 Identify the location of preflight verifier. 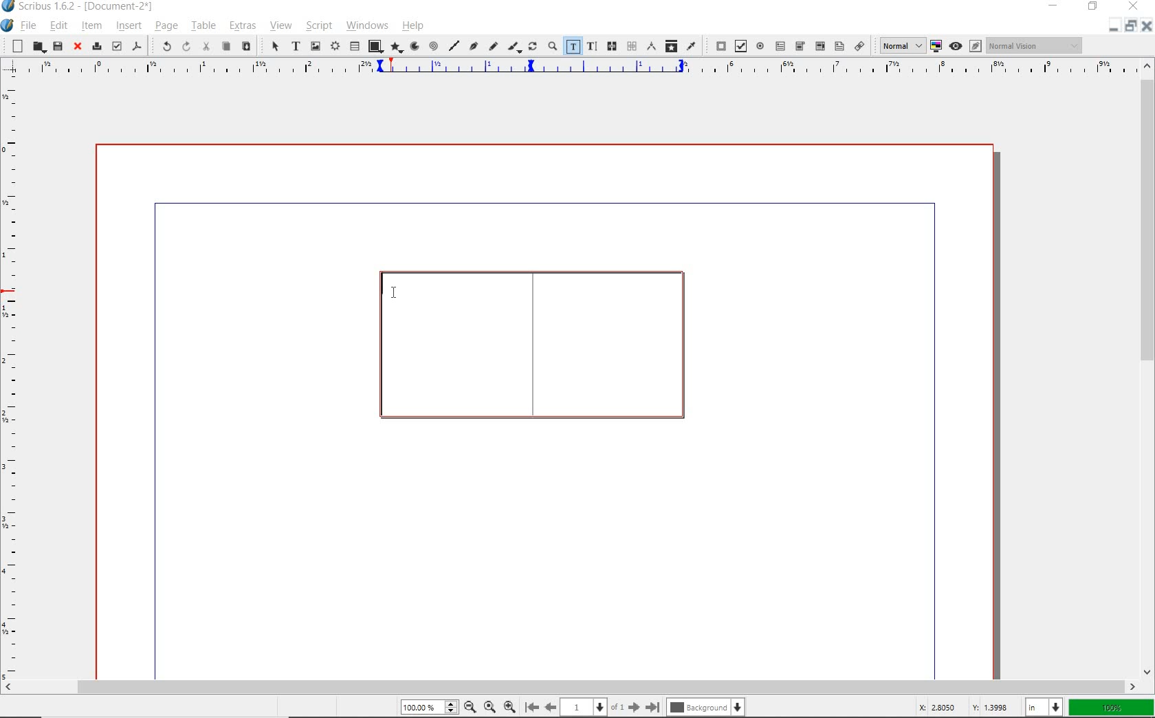
(117, 45).